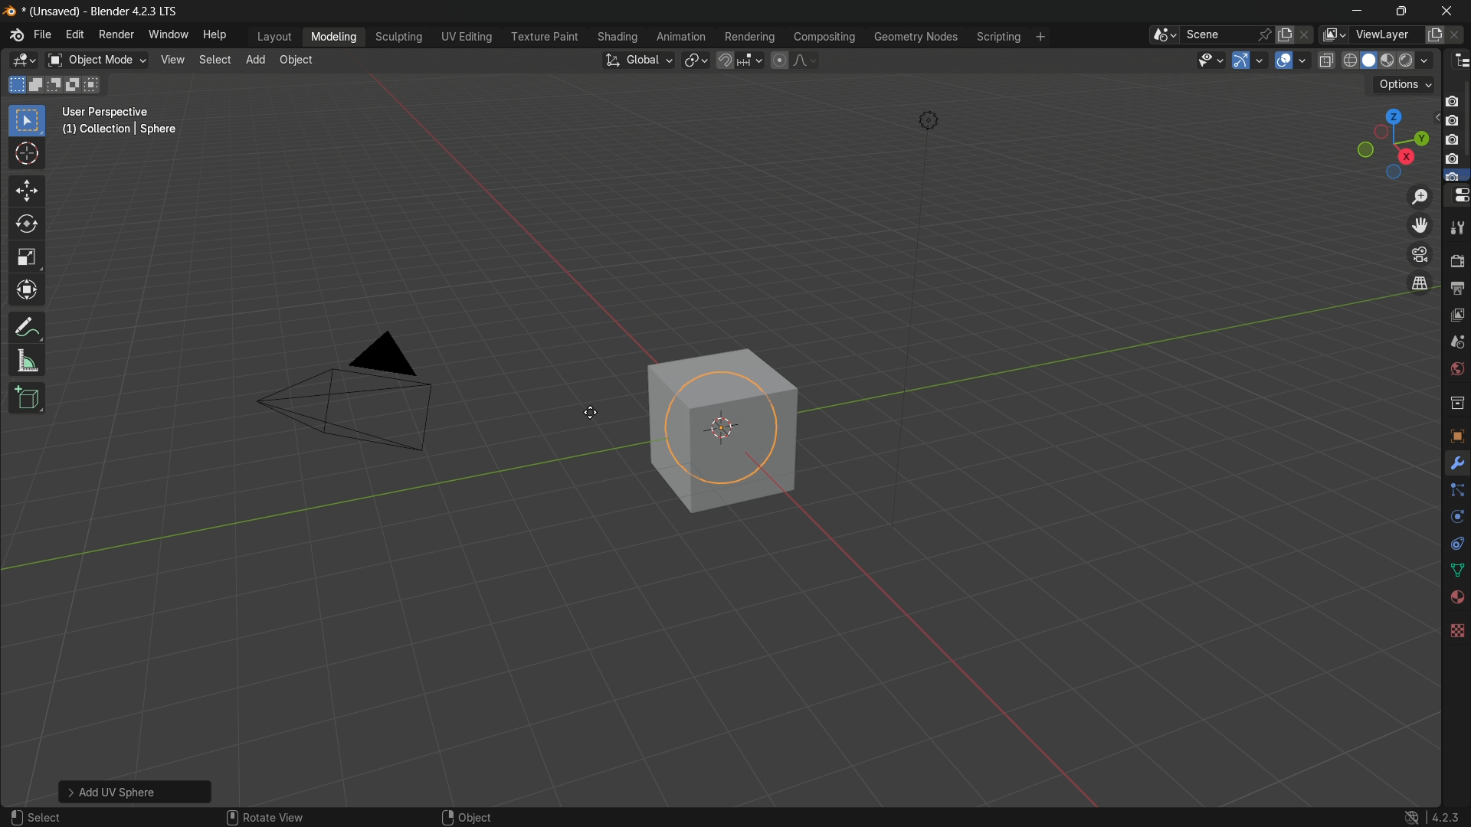 The image size is (1471, 827). What do you see at coordinates (29, 227) in the screenshot?
I see `rotate` at bounding box center [29, 227].